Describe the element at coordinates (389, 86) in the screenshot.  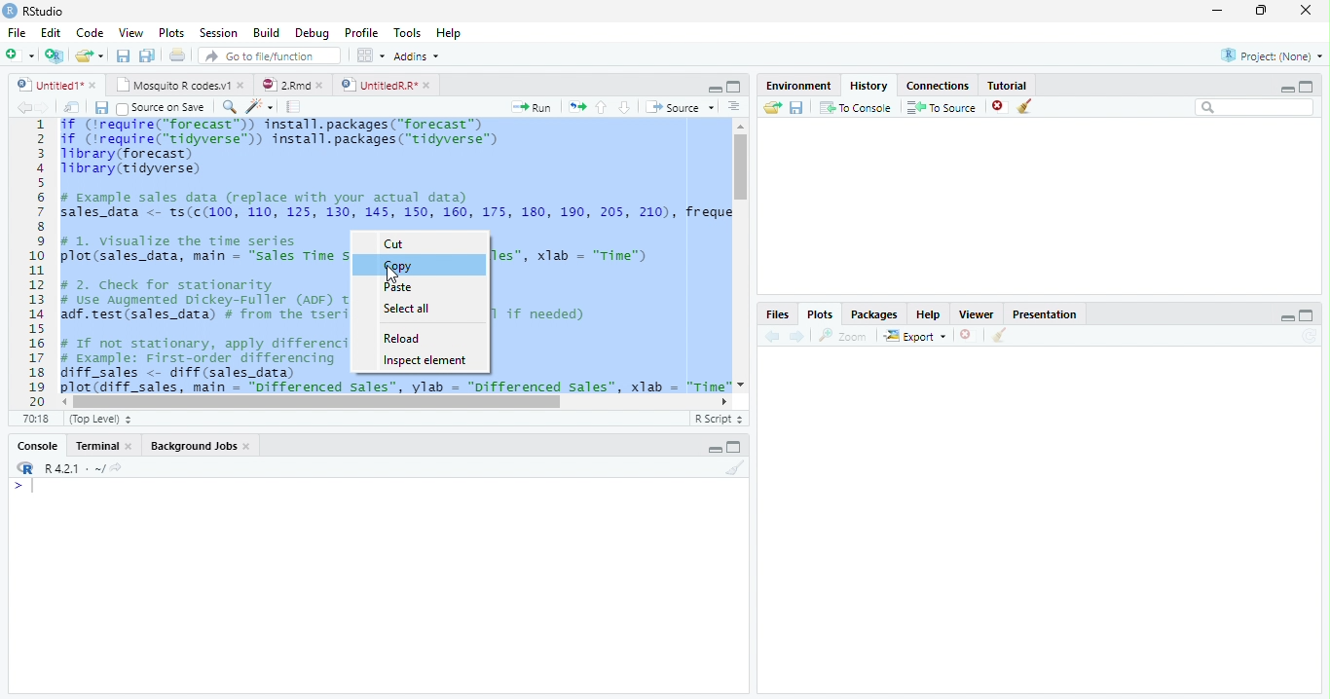
I see `UntitledR.R` at that location.